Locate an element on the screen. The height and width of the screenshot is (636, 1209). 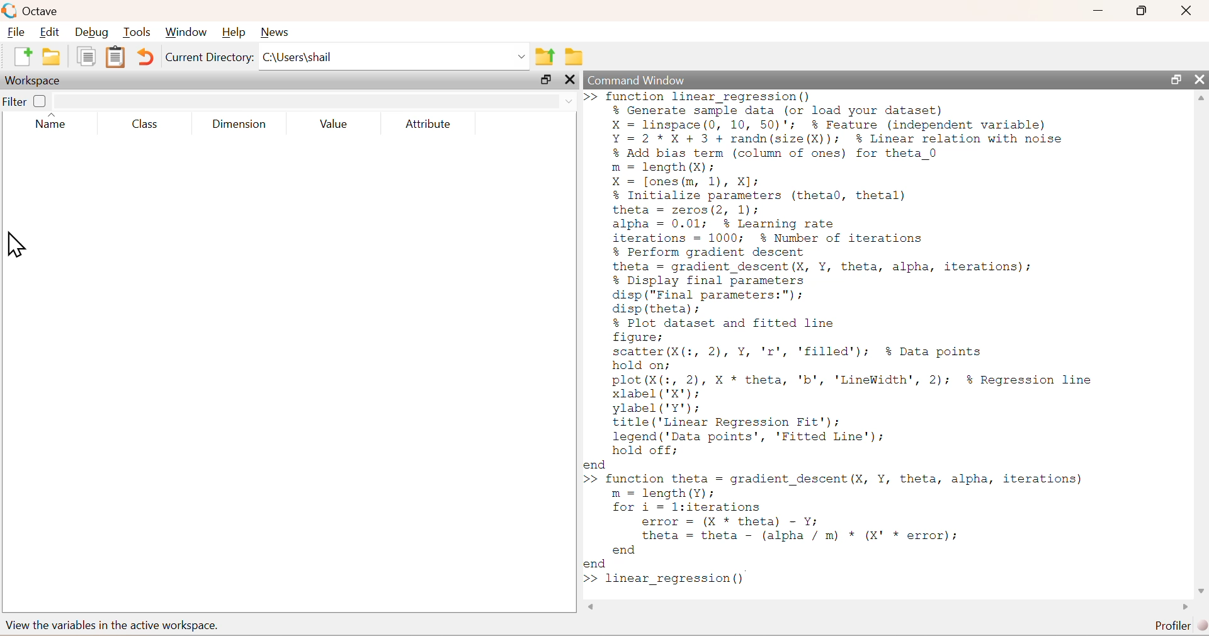
Current Directory is located at coordinates (210, 58).